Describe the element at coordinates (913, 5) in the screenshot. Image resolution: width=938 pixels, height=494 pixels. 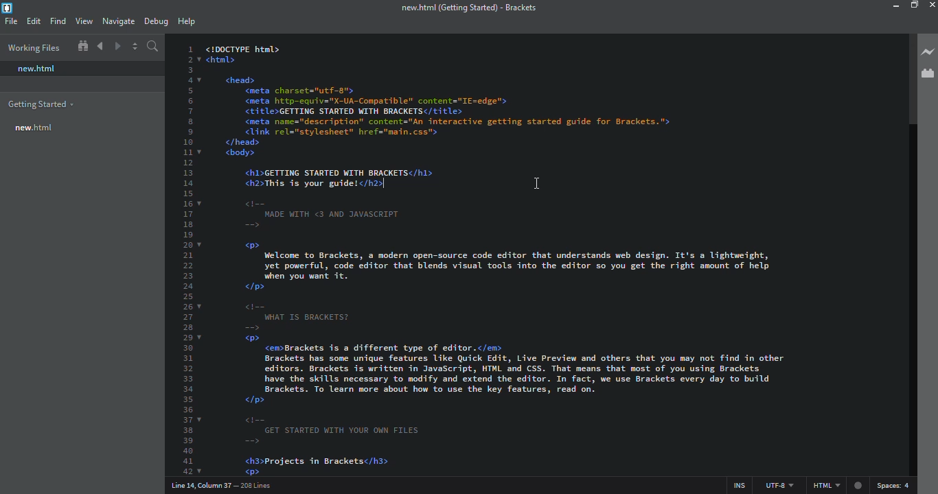
I see `maximize` at that location.